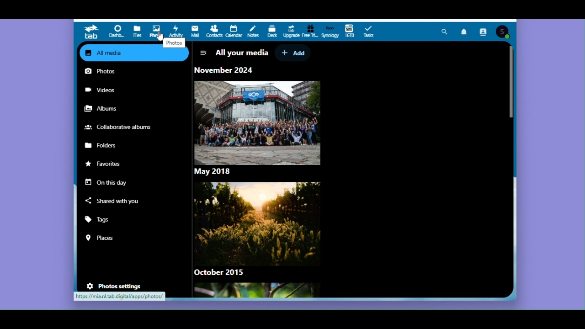  Describe the element at coordinates (241, 52) in the screenshot. I see `All your media` at that location.